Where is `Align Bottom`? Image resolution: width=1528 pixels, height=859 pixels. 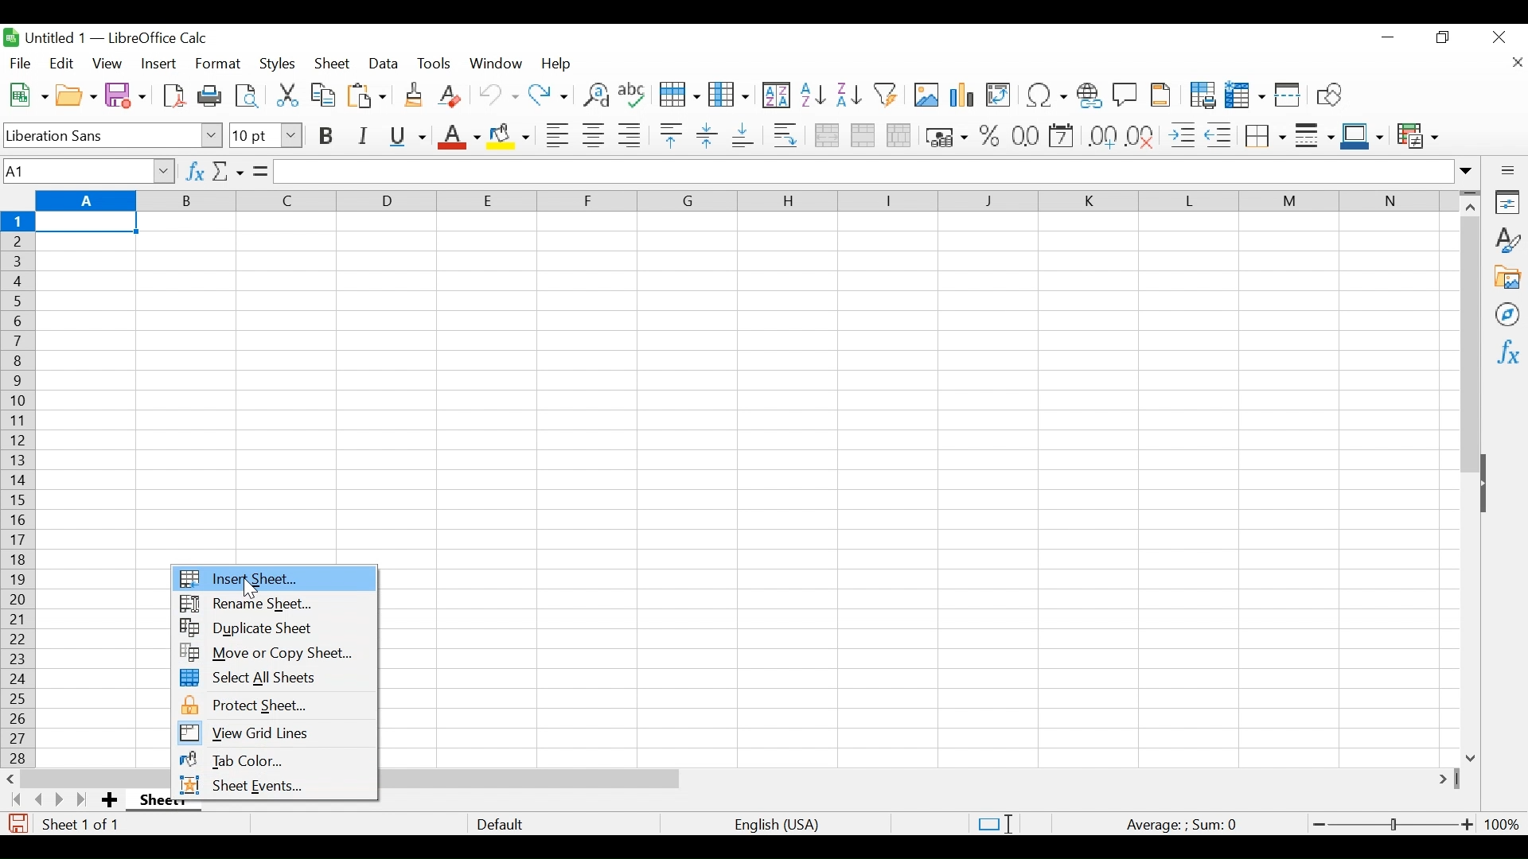 Align Bottom is located at coordinates (742, 136).